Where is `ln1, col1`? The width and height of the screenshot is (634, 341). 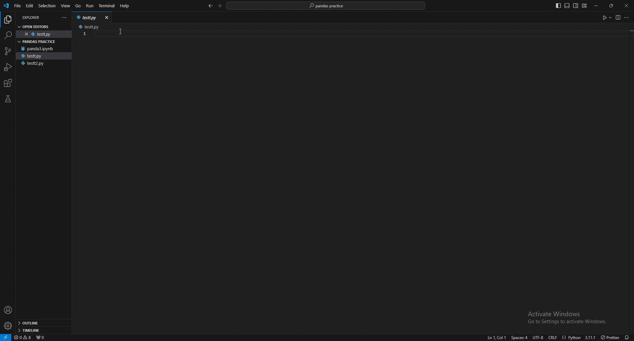 ln1, col1 is located at coordinates (494, 338).